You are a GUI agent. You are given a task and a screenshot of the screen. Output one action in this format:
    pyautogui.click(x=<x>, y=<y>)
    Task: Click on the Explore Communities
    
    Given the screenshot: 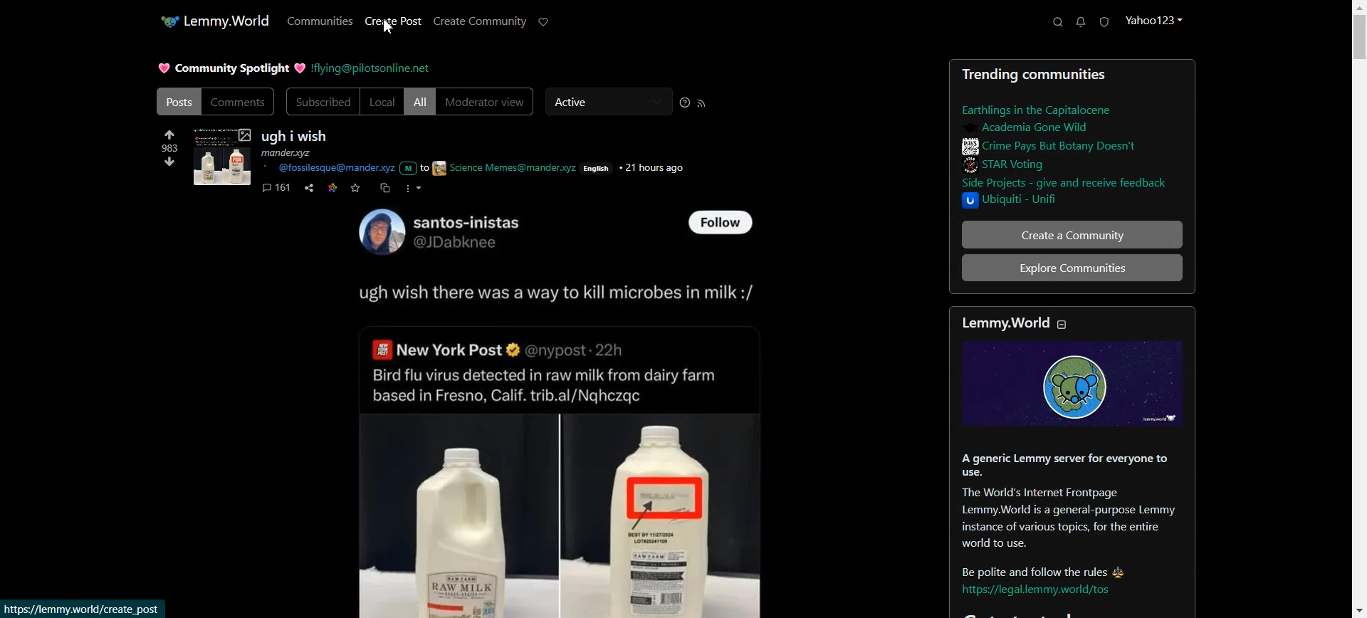 What is the action you would take?
    pyautogui.click(x=1074, y=269)
    